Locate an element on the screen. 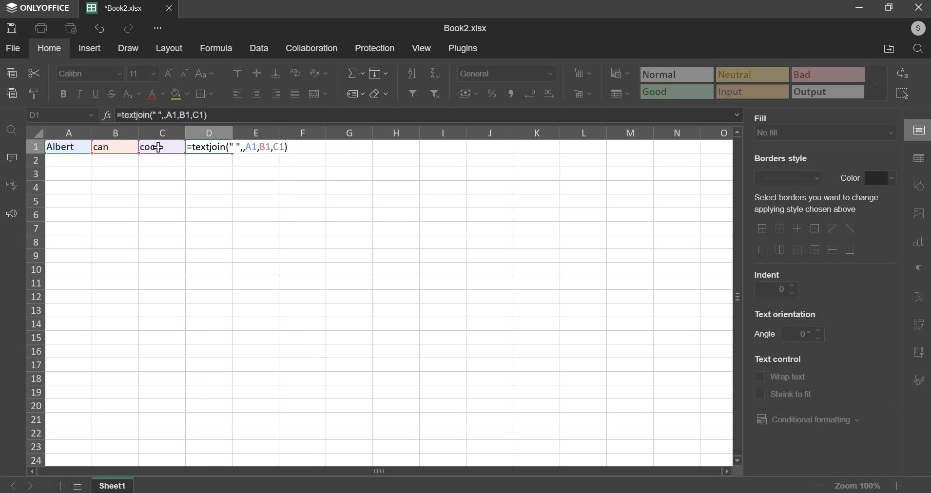 This screenshot has height=493, width=931. Current sheets is located at coordinates (119, 8).